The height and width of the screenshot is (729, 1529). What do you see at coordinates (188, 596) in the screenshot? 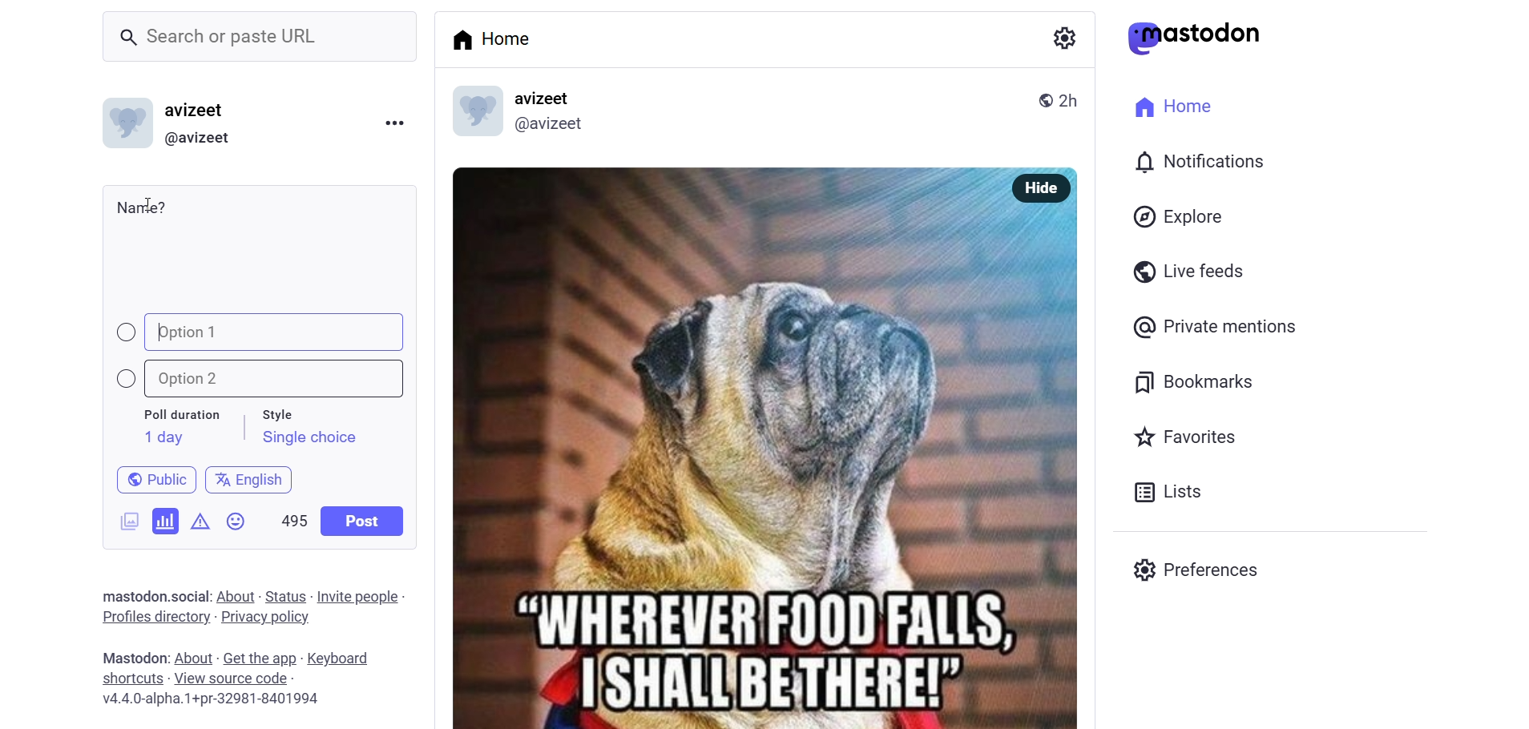
I see `social` at bounding box center [188, 596].